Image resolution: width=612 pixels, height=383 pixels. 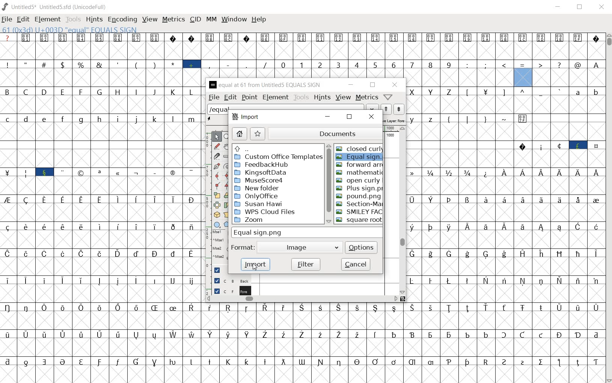 I want to click on window, so click(x=234, y=19).